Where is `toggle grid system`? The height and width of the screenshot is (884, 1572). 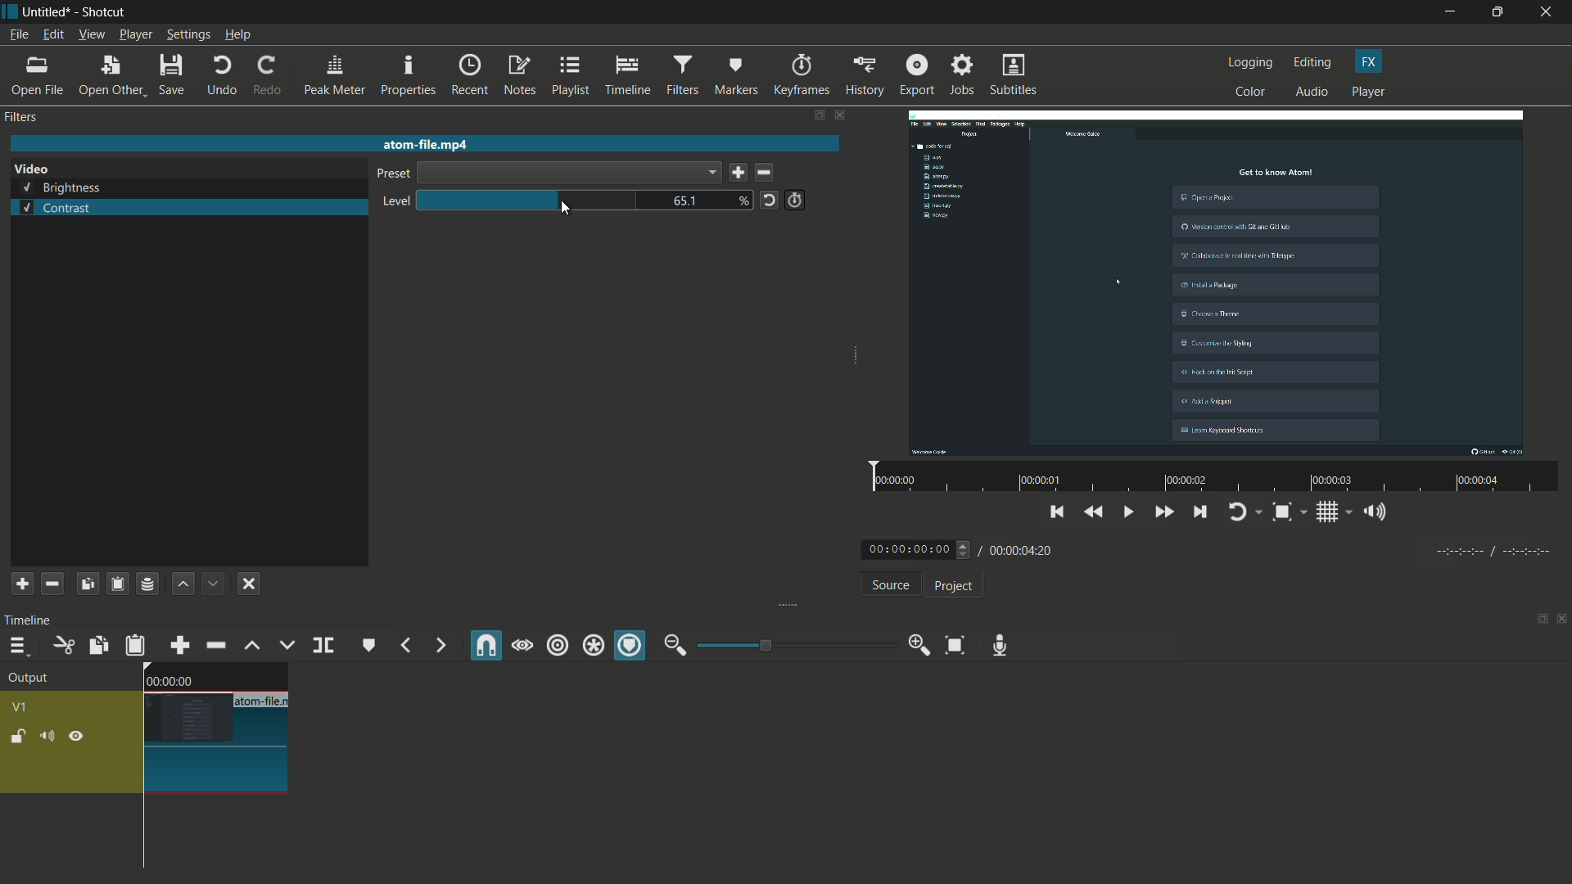
toggle grid system is located at coordinates (1335, 515).